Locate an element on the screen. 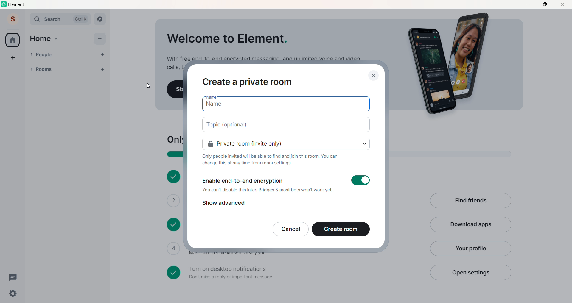  people Drop down is located at coordinates (31, 54).